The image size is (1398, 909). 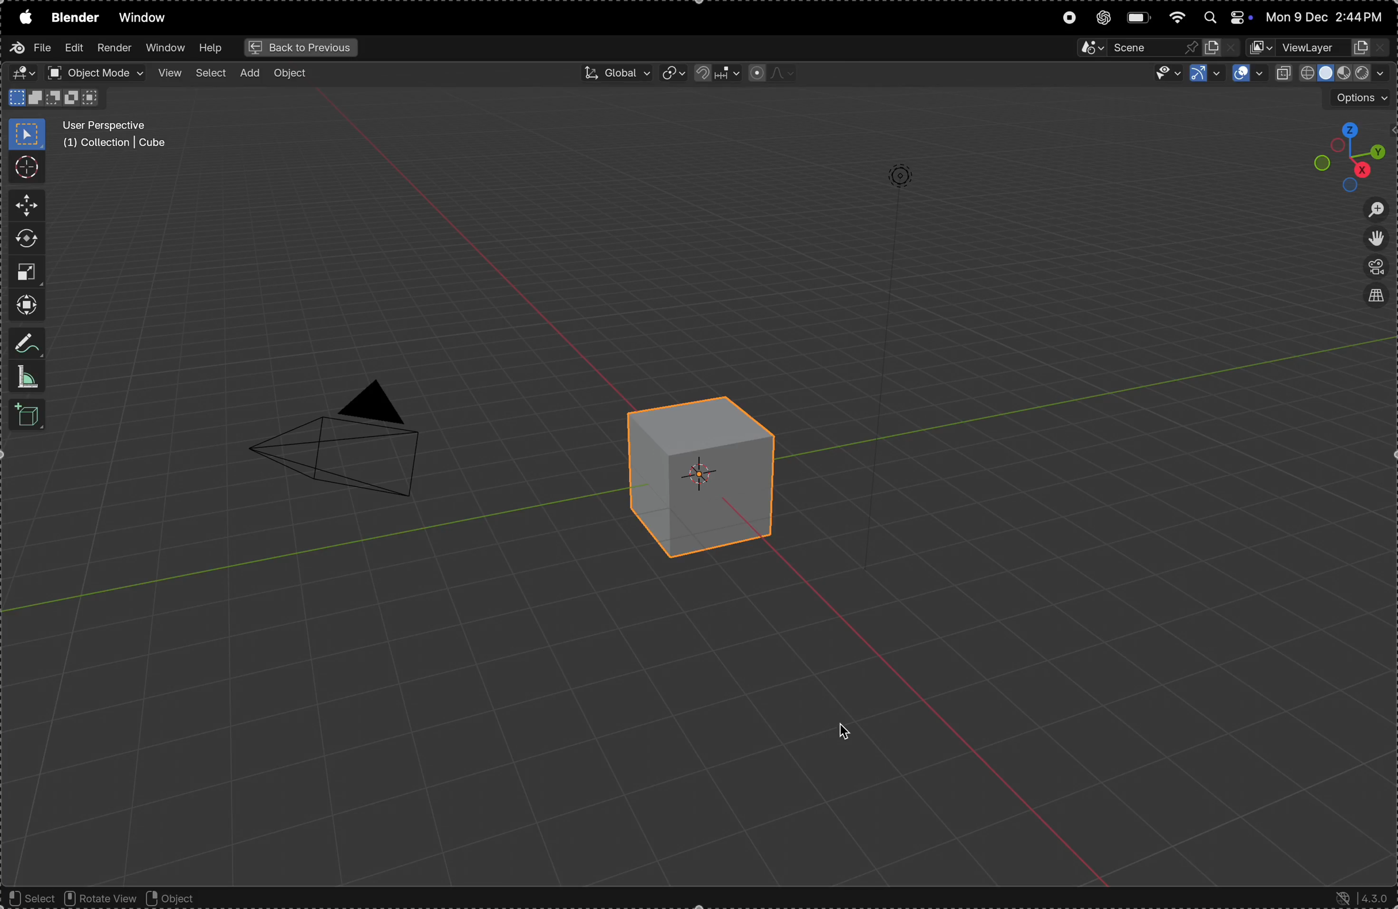 What do you see at coordinates (30, 898) in the screenshot?
I see `select` at bounding box center [30, 898].